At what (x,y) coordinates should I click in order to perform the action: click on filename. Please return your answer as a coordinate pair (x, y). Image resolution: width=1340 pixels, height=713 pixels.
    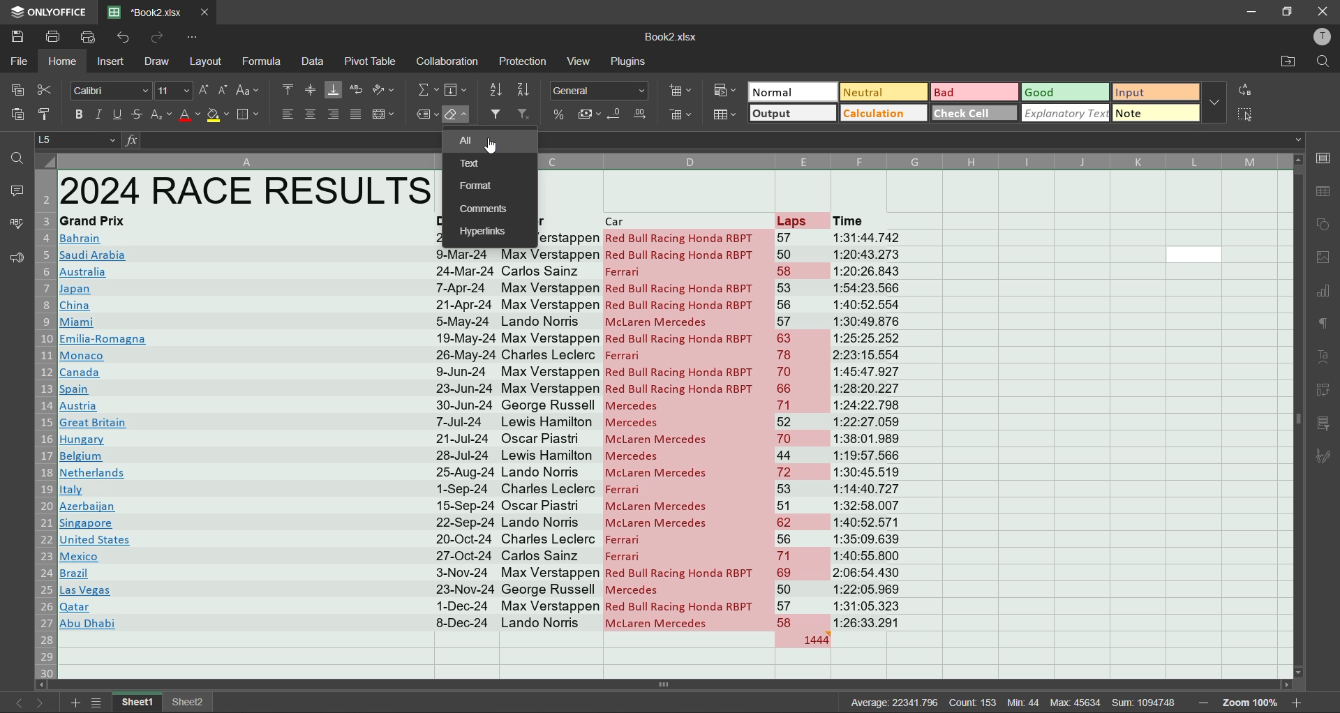
    Looking at the image, I should click on (670, 37).